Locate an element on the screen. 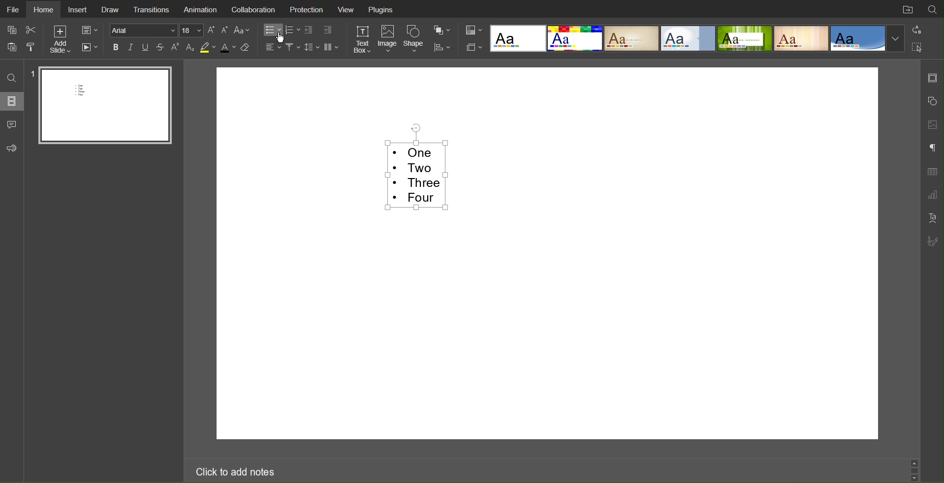 The width and height of the screenshot is (944, 483). Home is located at coordinates (43, 9).